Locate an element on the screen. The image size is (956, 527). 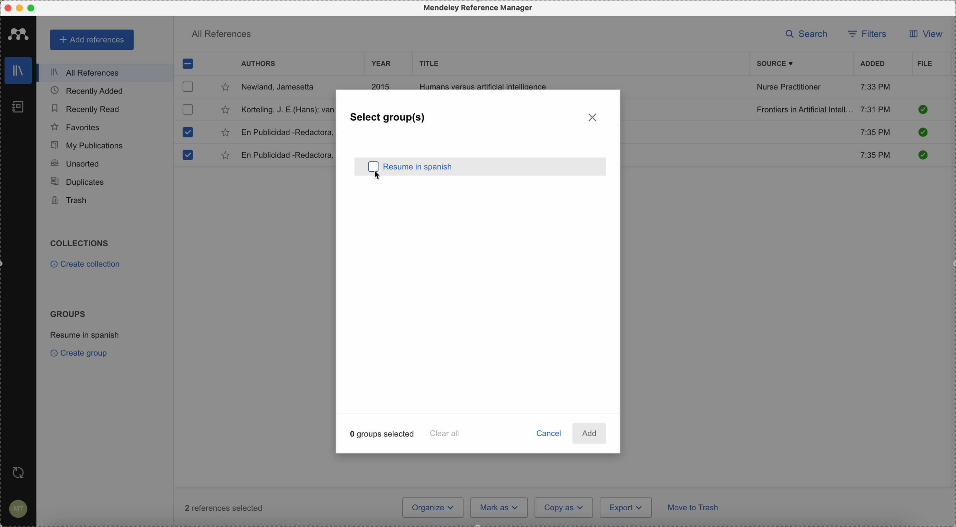
checkbox is located at coordinates (189, 86).